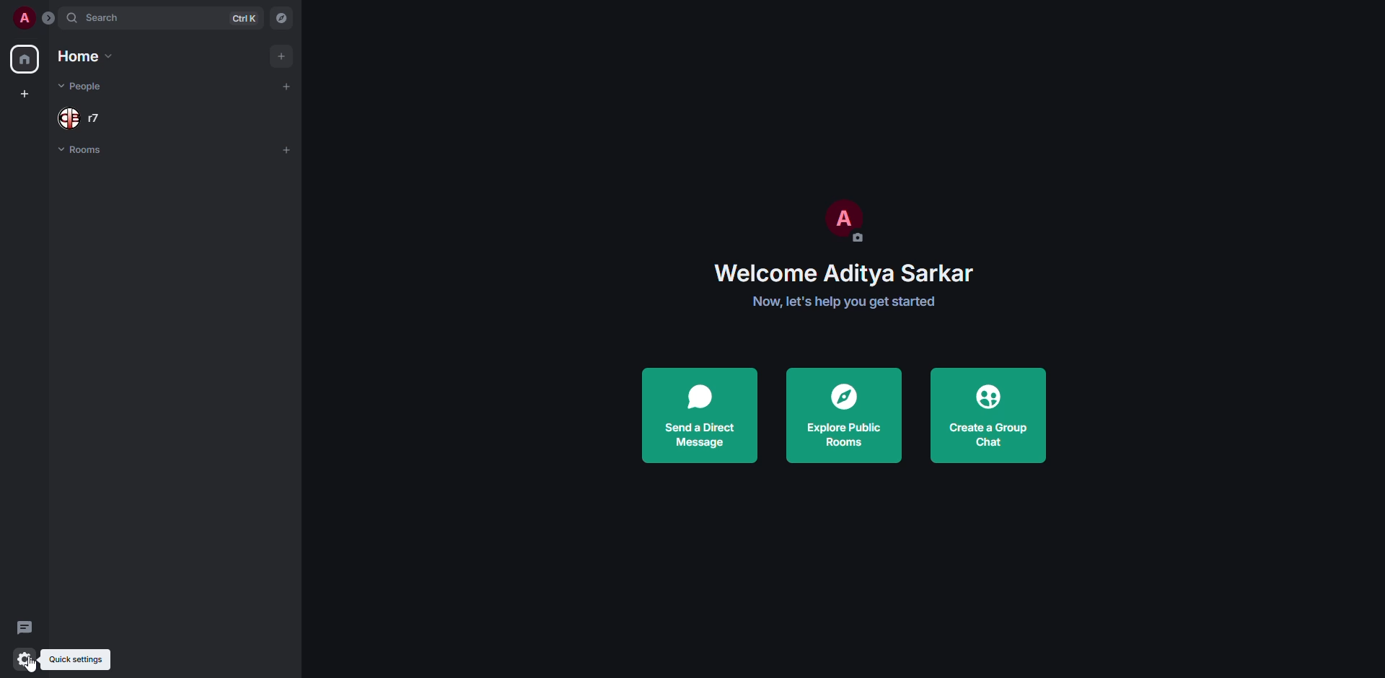 The height and width of the screenshot is (678, 1385). What do you see at coordinates (26, 93) in the screenshot?
I see `create space` at bounding box center [26, 93].